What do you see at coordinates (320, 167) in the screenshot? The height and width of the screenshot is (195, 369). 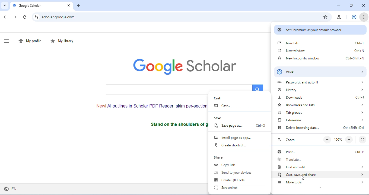 I see `find or edit` at bounding box center [320, 167].